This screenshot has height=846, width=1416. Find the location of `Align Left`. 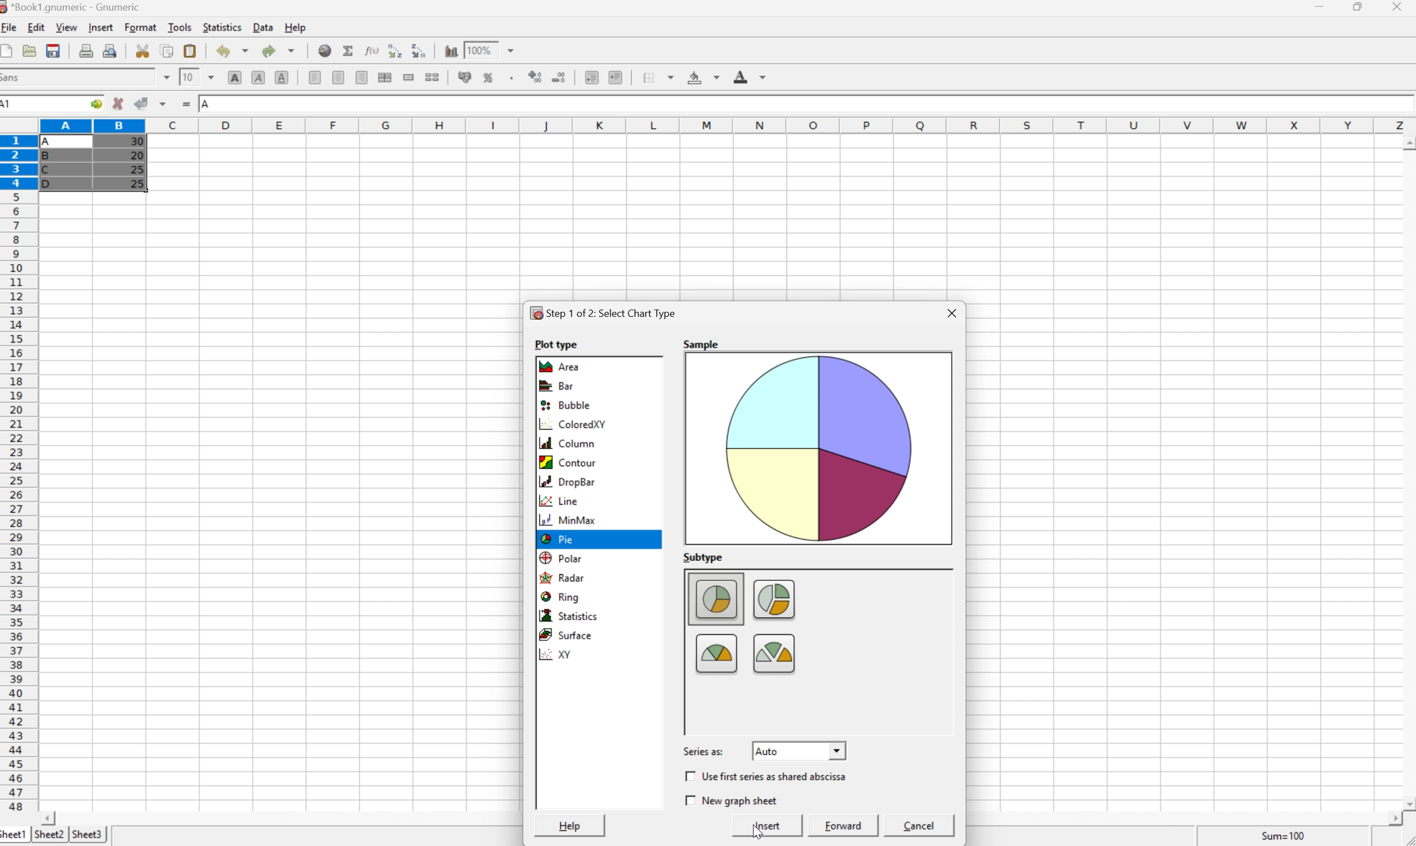

Align Left is located at coordinates (315, 79).